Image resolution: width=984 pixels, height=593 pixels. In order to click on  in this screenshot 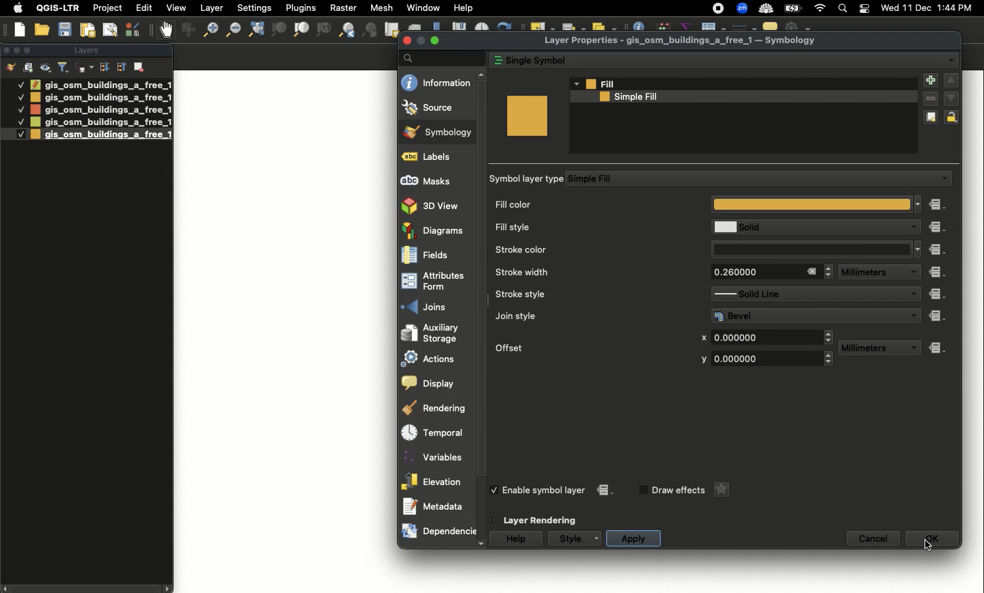, I will do `click(937, 315)`.